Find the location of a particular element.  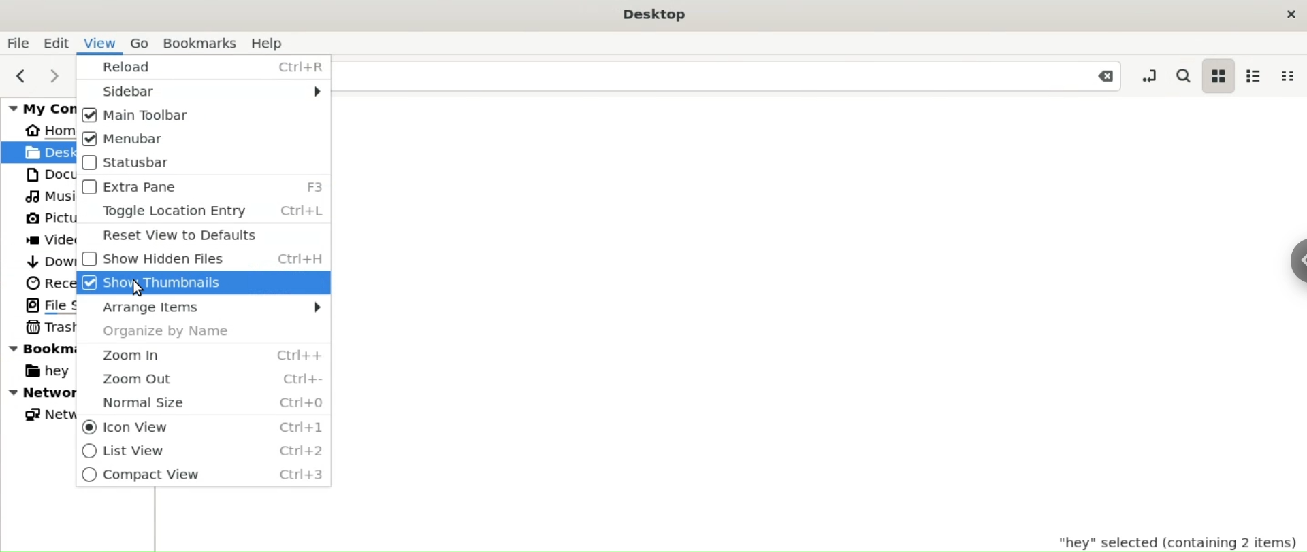

Bookmarks is located at coordinates (201, 42).